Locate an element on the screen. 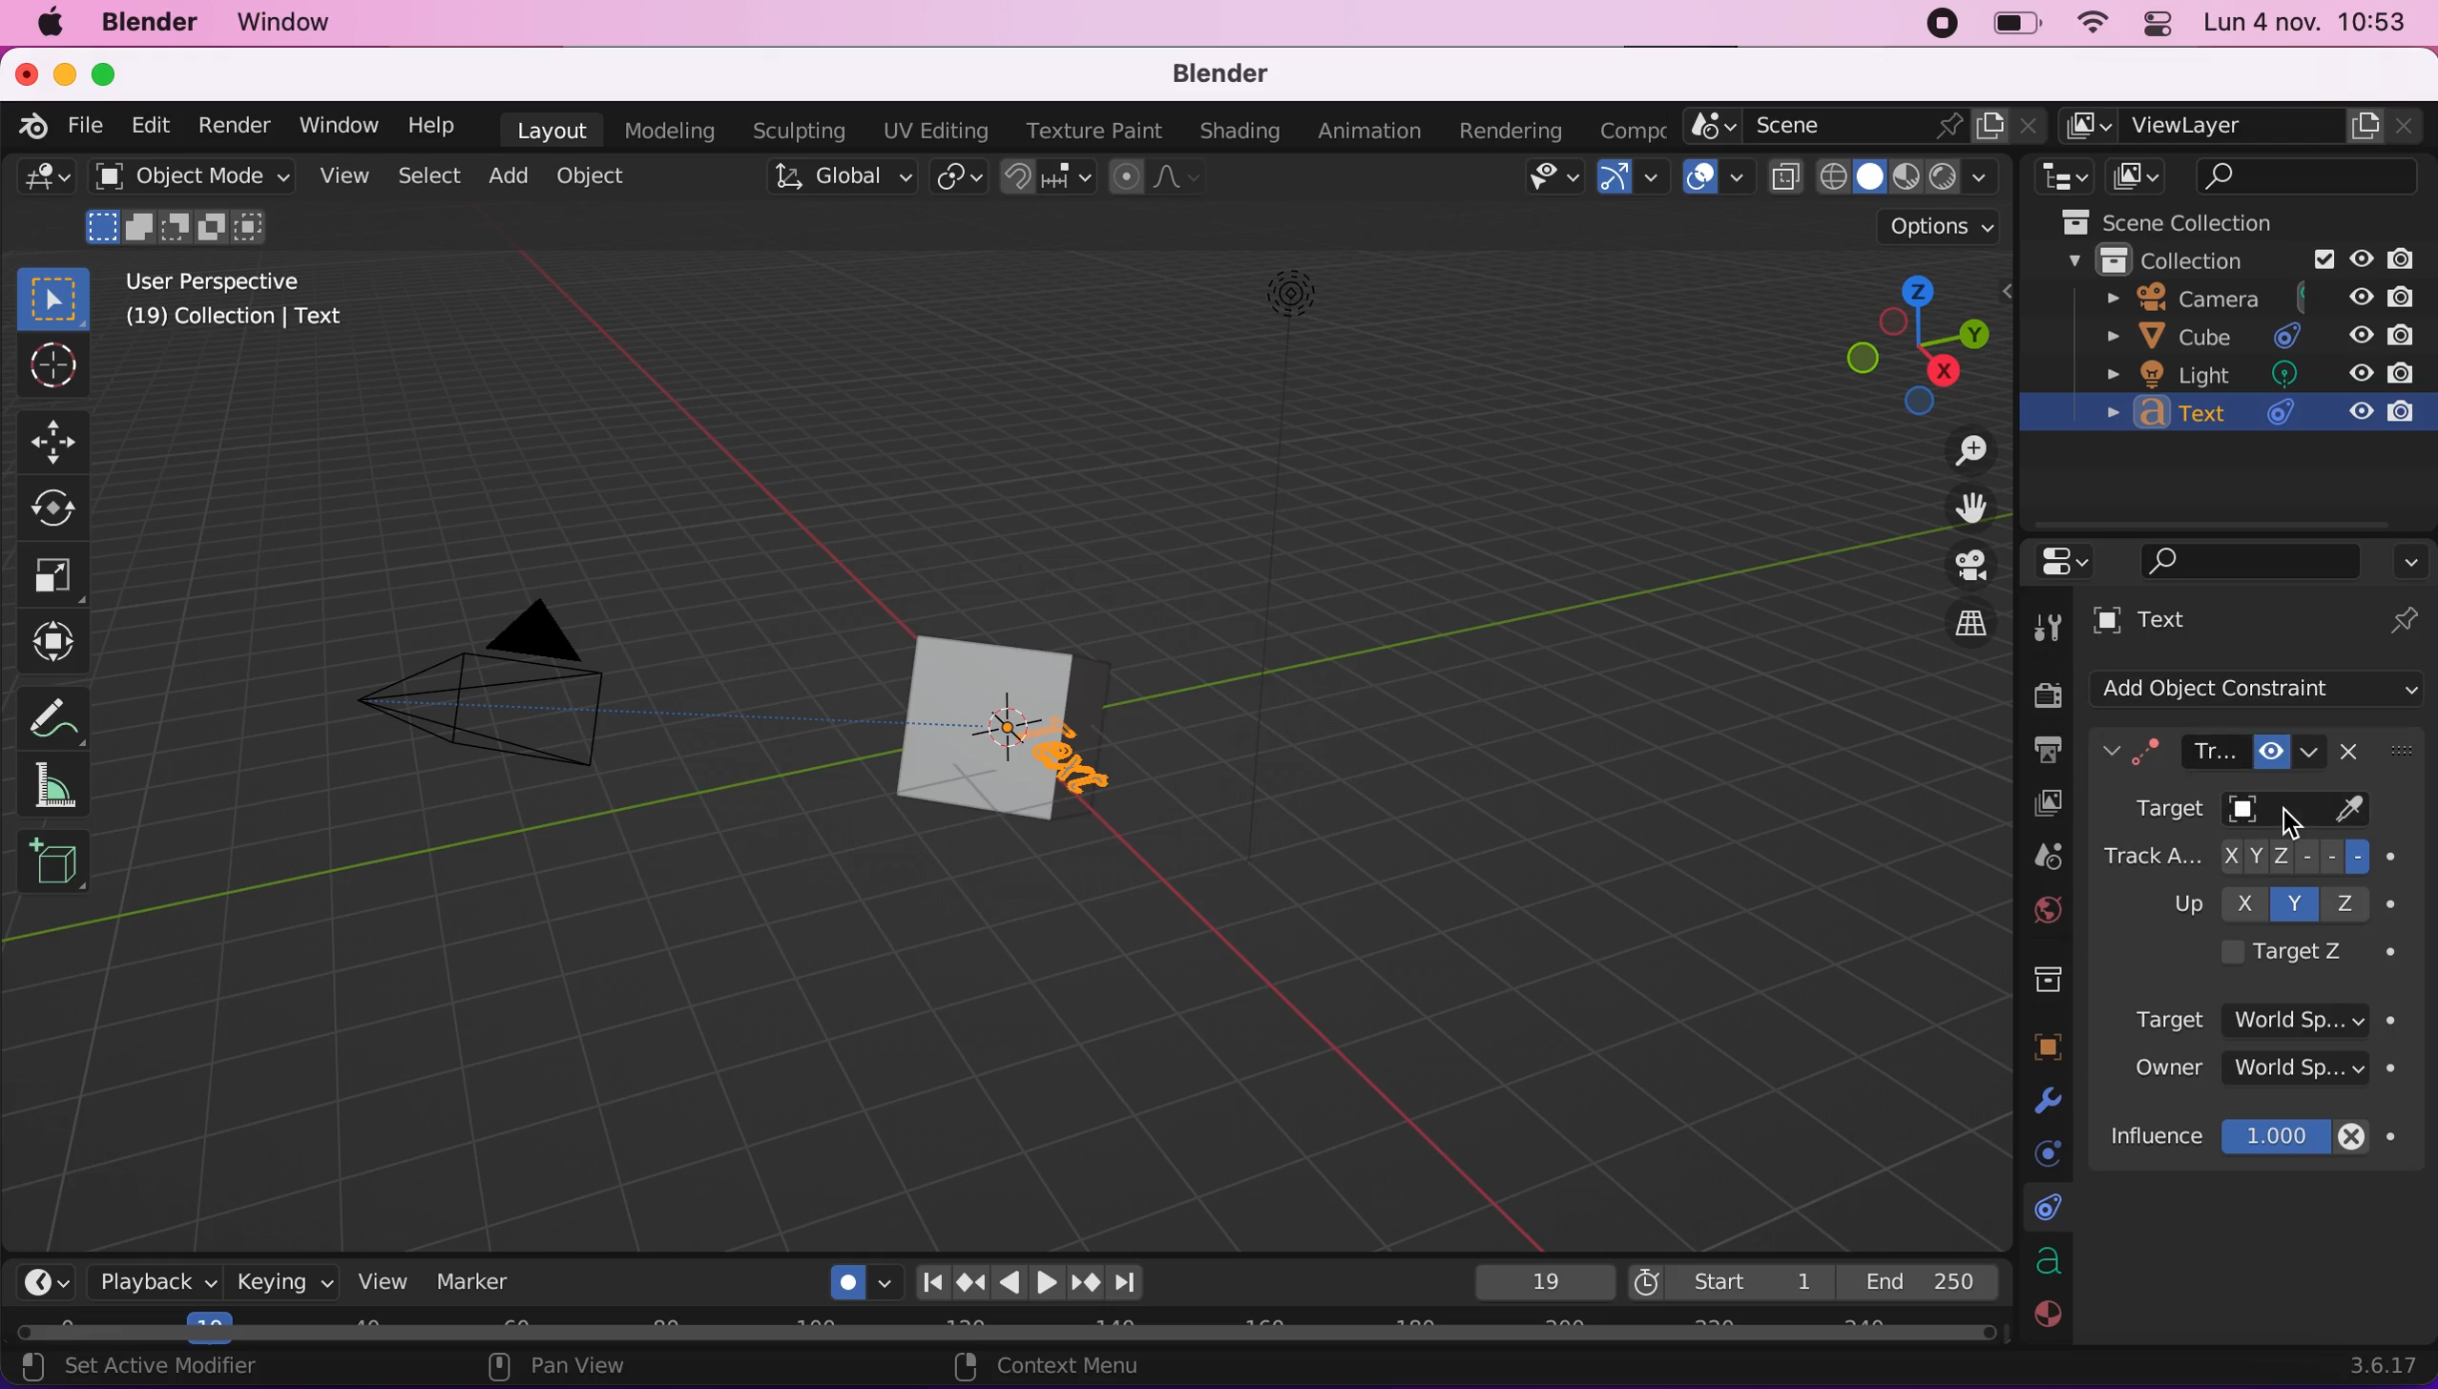 This screenshot has height=1389, width=2438. select is located at coordinates (433, 177).